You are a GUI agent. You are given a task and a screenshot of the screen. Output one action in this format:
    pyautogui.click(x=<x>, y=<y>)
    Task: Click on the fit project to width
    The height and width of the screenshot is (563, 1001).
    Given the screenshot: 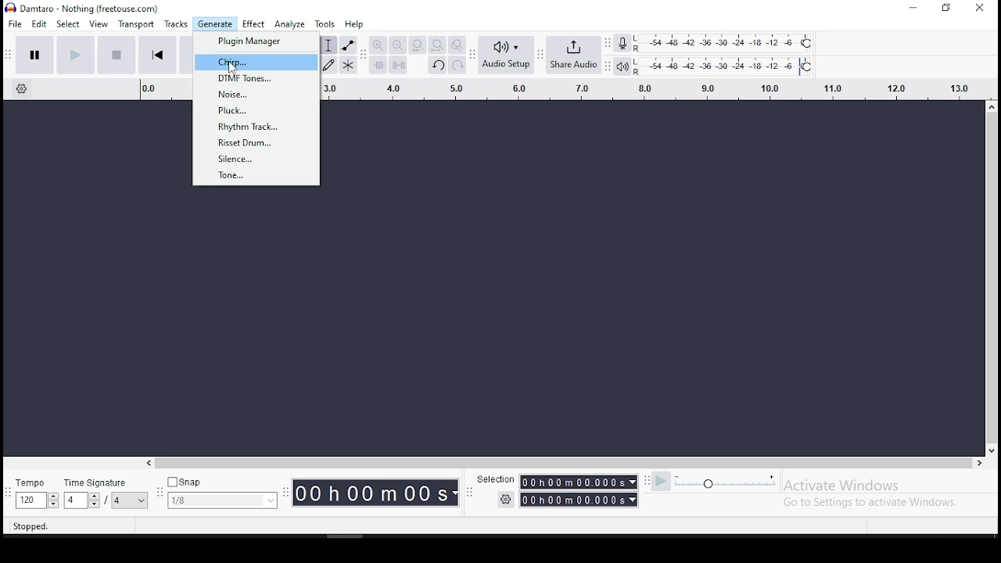 What is the action you would take?
    pyautogui.click(x=436, y=45)
    